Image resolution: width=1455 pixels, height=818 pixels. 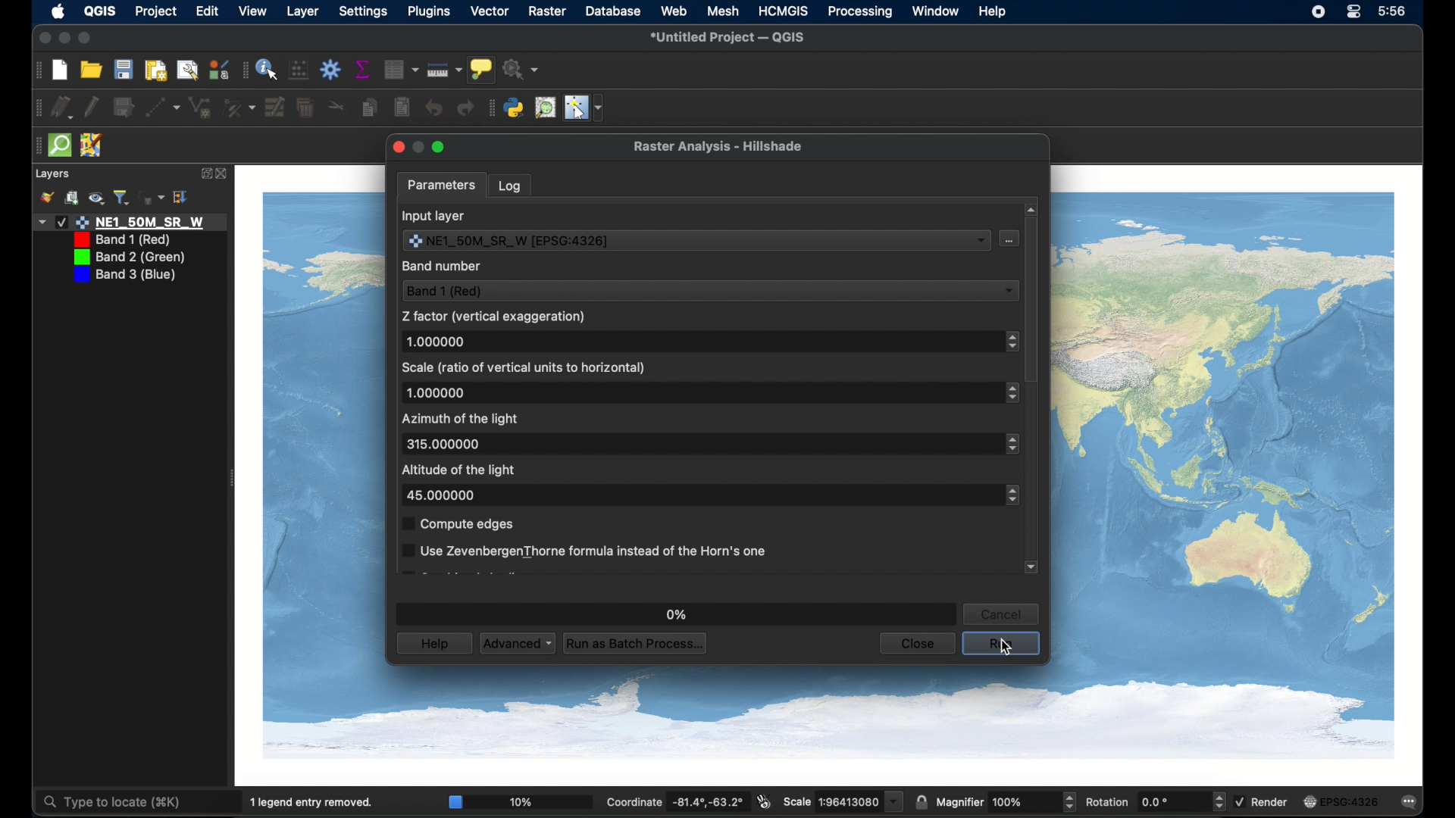 I want to click on view, so click(x=255, y=11).